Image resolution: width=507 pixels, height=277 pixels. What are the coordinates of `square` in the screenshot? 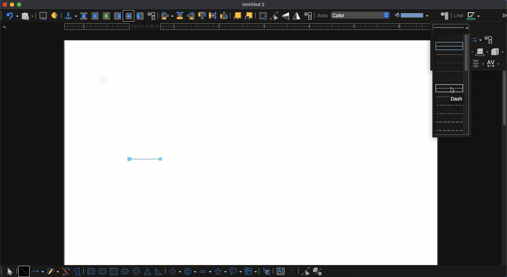 It's located at (114, 271).